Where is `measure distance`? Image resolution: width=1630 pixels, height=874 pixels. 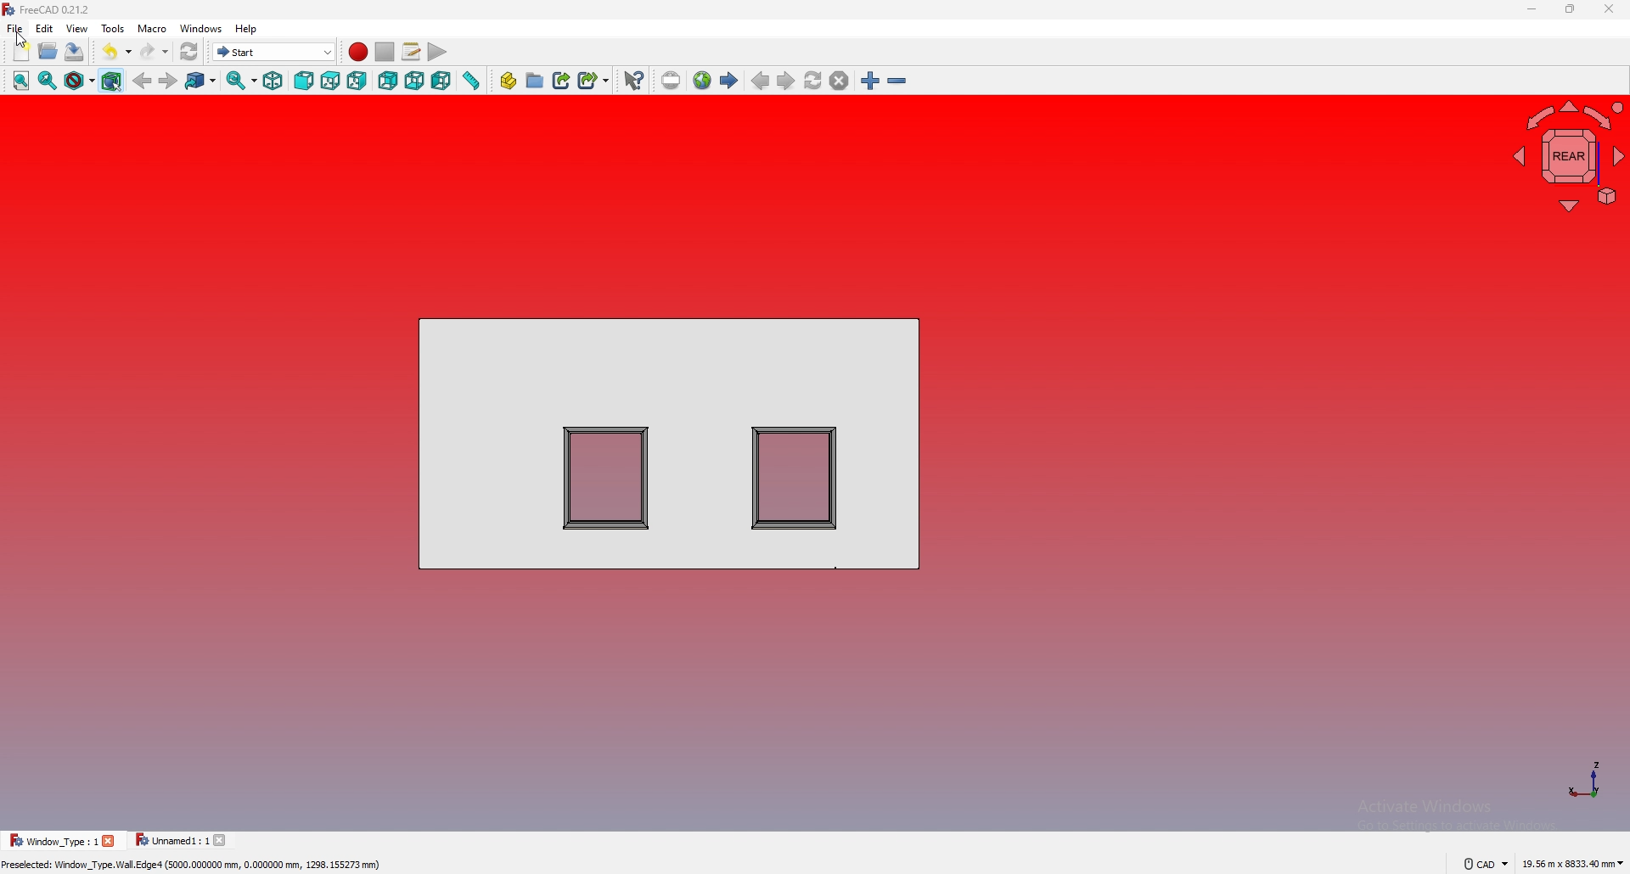
measure distance is located at coordinates (470, 81).